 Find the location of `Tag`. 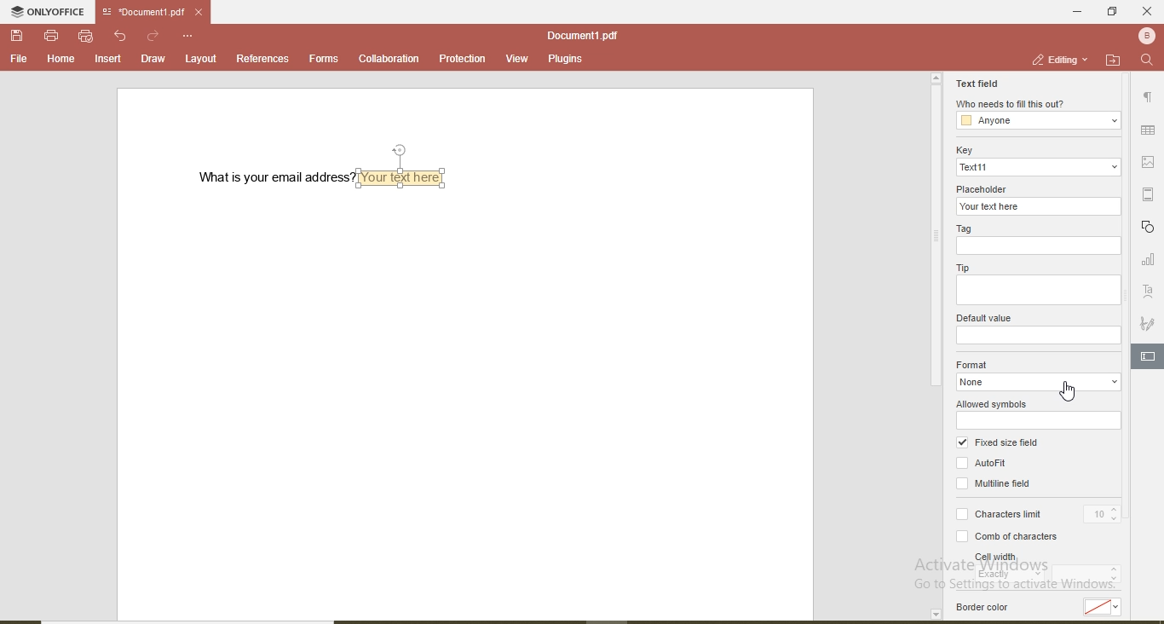

Tag is located at coordinates (968, 228).